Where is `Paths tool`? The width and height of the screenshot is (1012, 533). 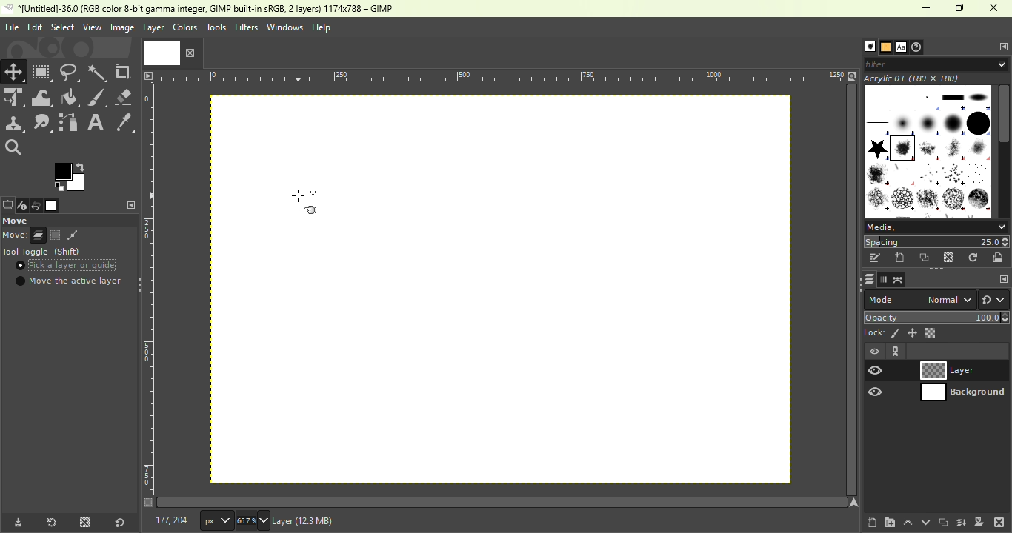
Paths tool is located at coordinates (69, 122).